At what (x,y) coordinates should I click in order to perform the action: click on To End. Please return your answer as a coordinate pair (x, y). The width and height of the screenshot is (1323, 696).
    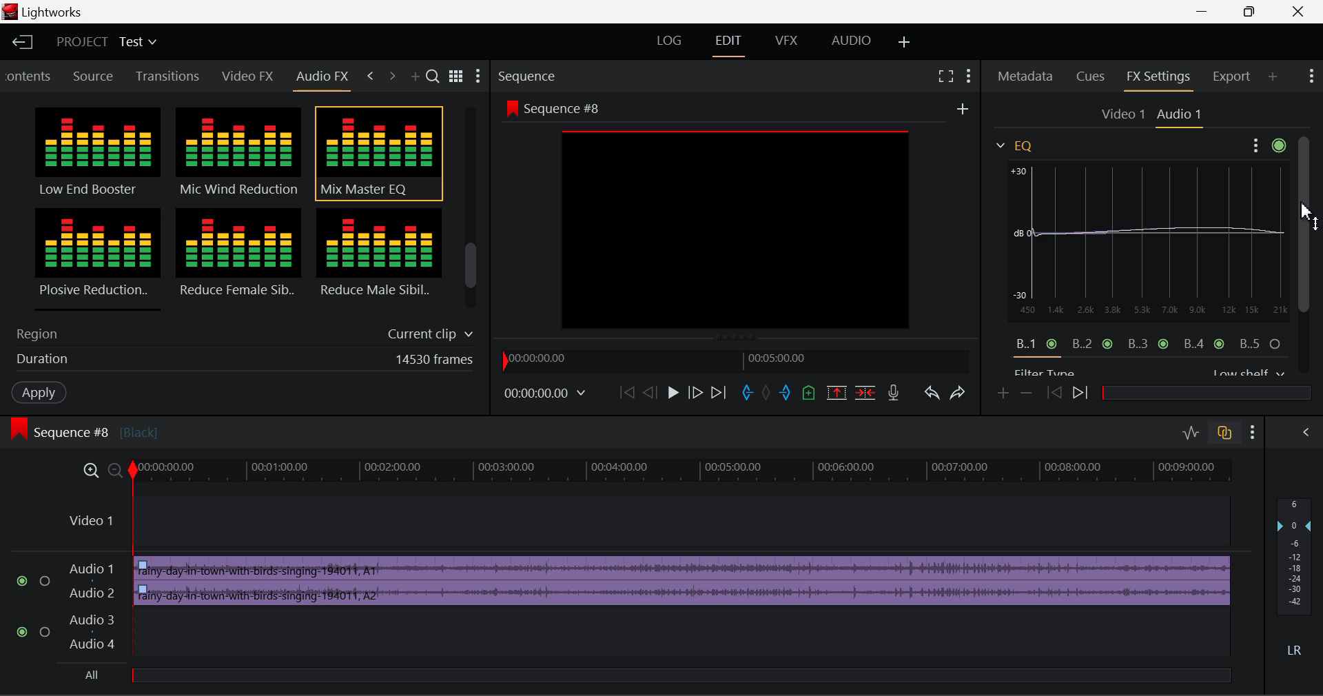
    Looking at the image, I should click on (722, 394).